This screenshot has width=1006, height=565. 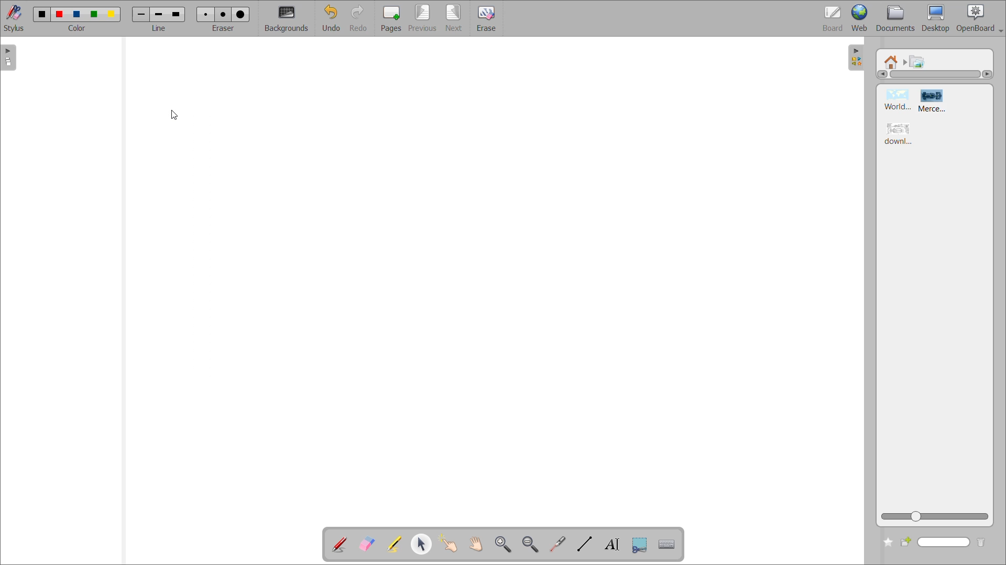 I want to click on root, so click(x=890, y=62).